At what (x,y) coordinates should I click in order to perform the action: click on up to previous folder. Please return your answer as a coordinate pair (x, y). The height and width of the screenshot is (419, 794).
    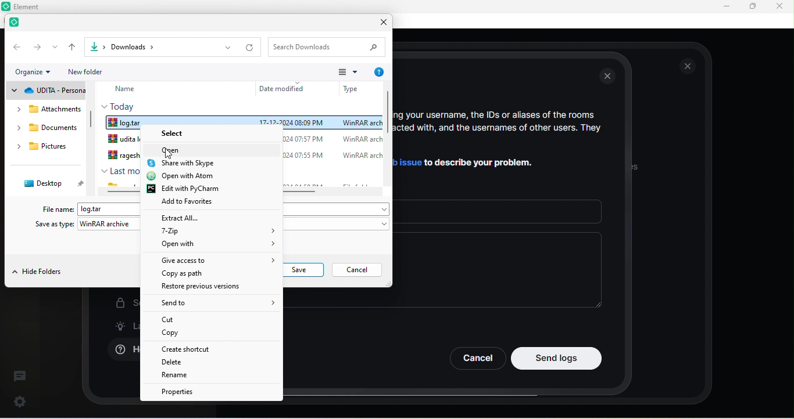
    Looking at the image, I should click on (73, 47).